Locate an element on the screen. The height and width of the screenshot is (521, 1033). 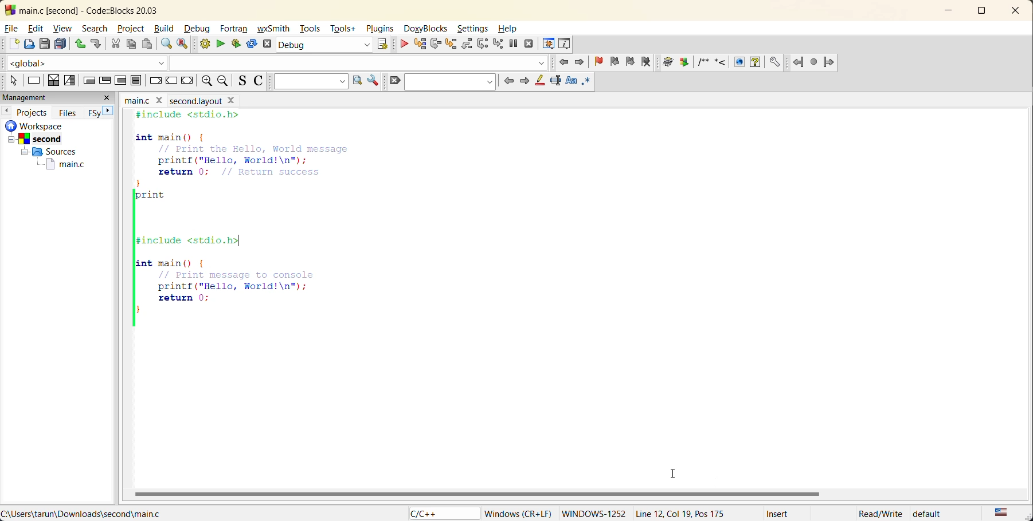
FSy is located at coordinates (93, 115).